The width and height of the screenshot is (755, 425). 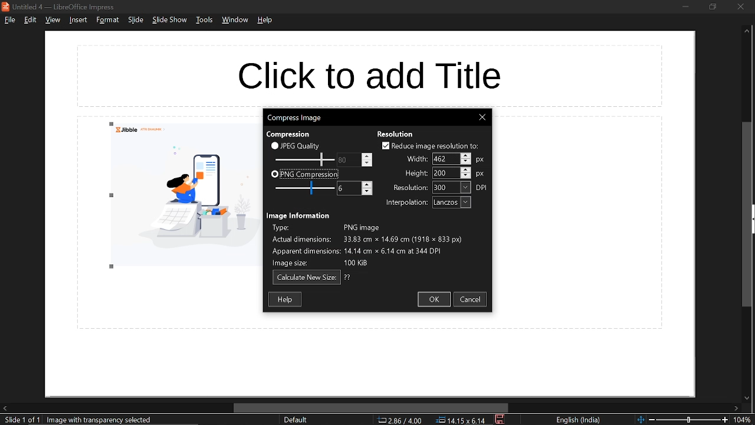 I want to click on decrease jpeg quality, so click(x=366, y=163).